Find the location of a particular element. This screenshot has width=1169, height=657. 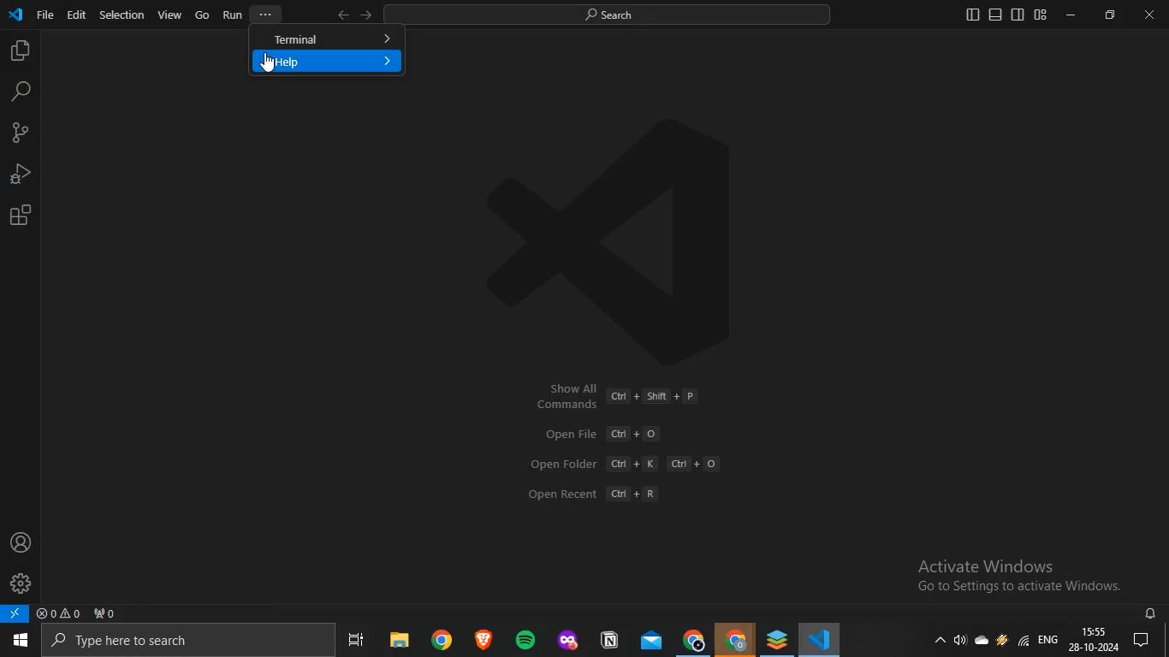

notifications is located at coordinates (1148, 641).